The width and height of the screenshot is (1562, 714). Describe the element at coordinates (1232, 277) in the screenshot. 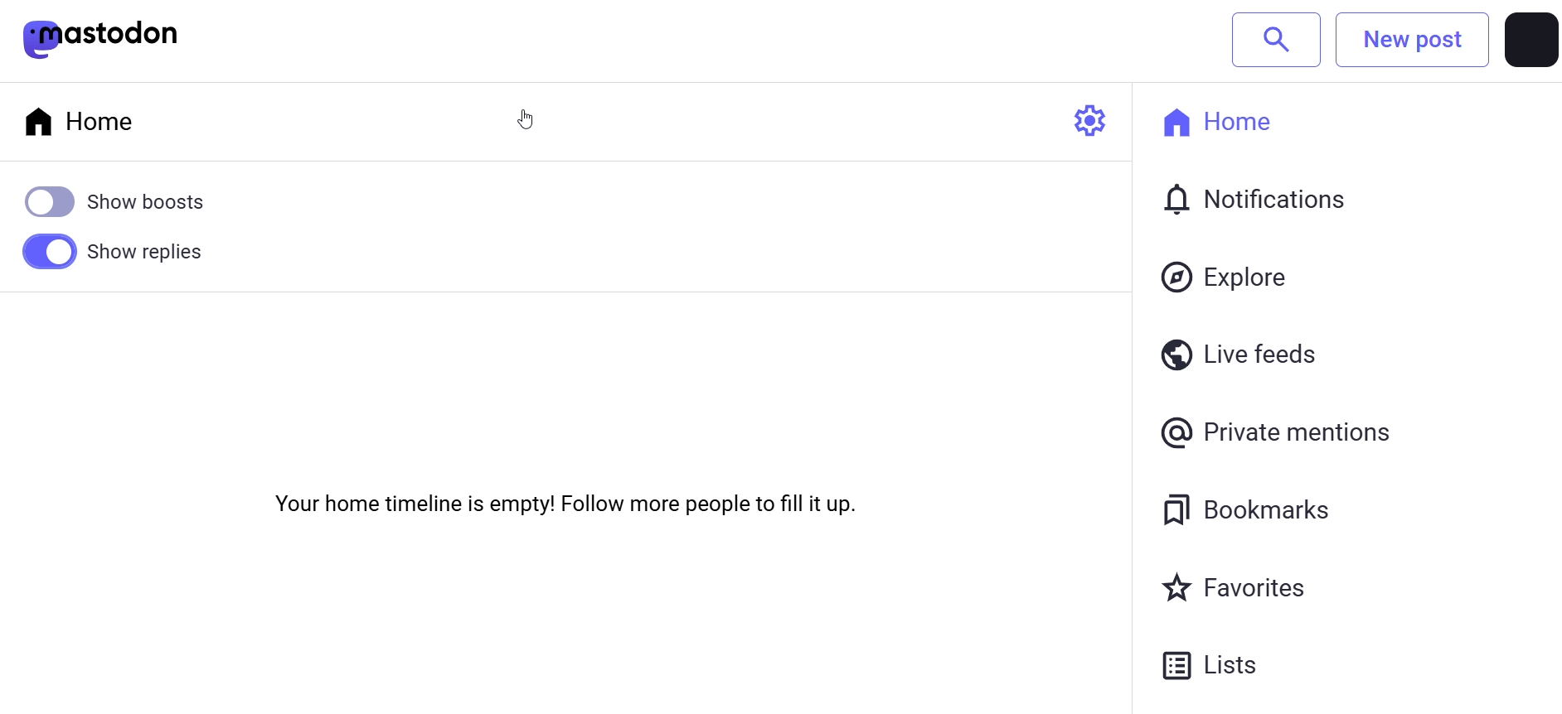

I see `explore` at that location.